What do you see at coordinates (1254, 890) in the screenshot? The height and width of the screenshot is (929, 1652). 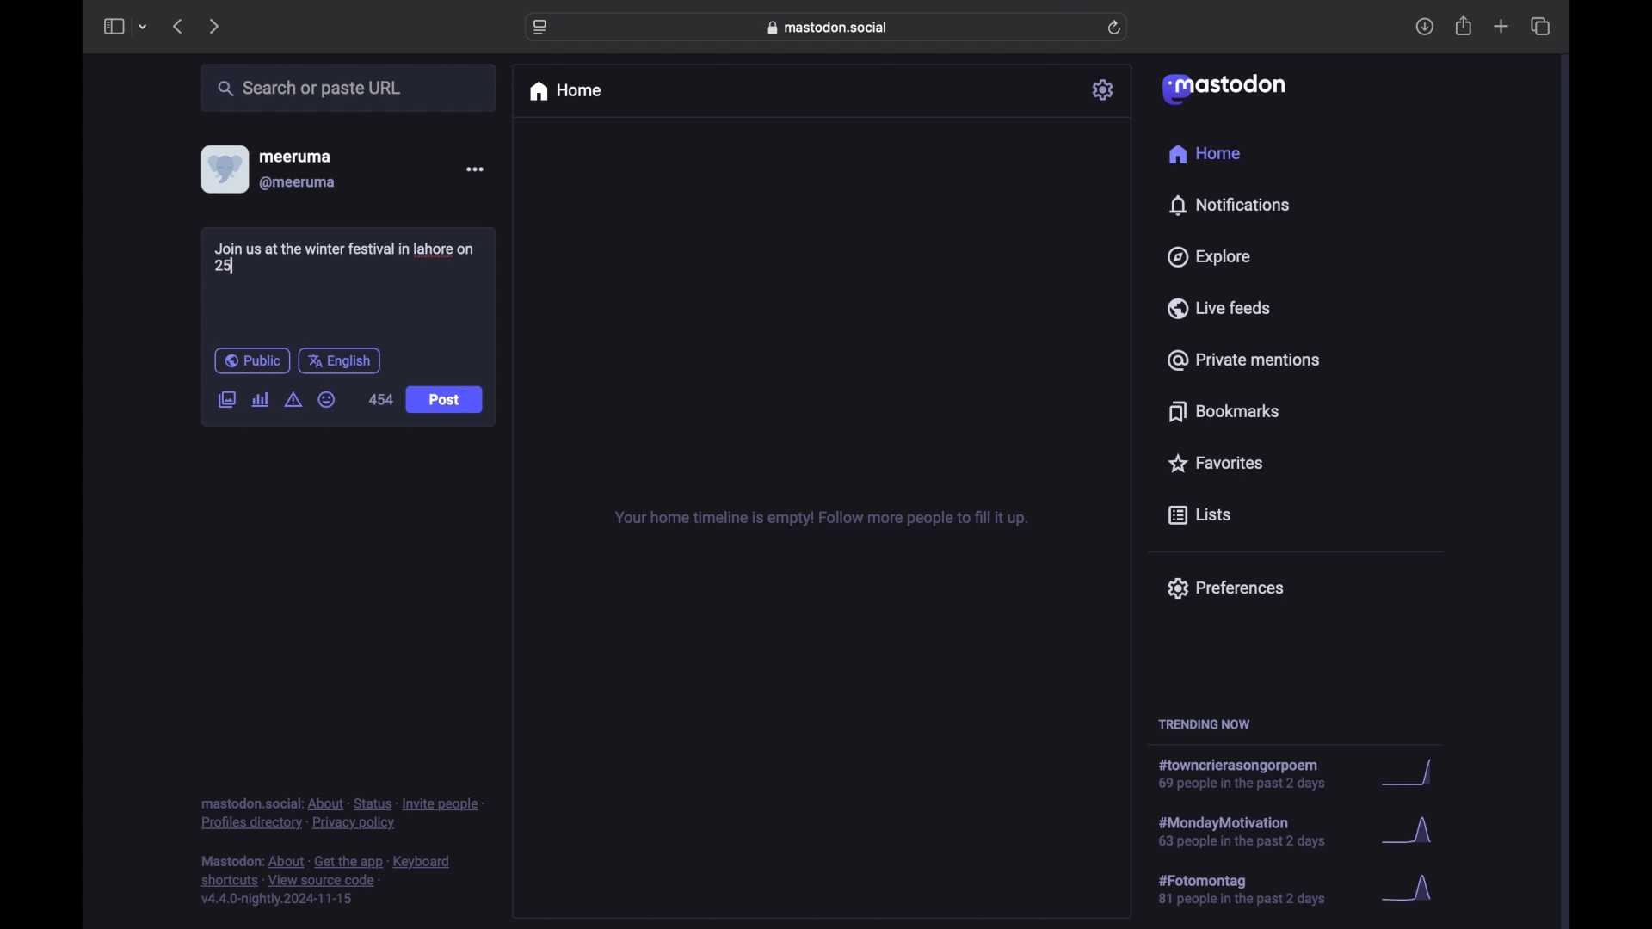 I see `hashtag trend` at bounding box center [1254, 890].